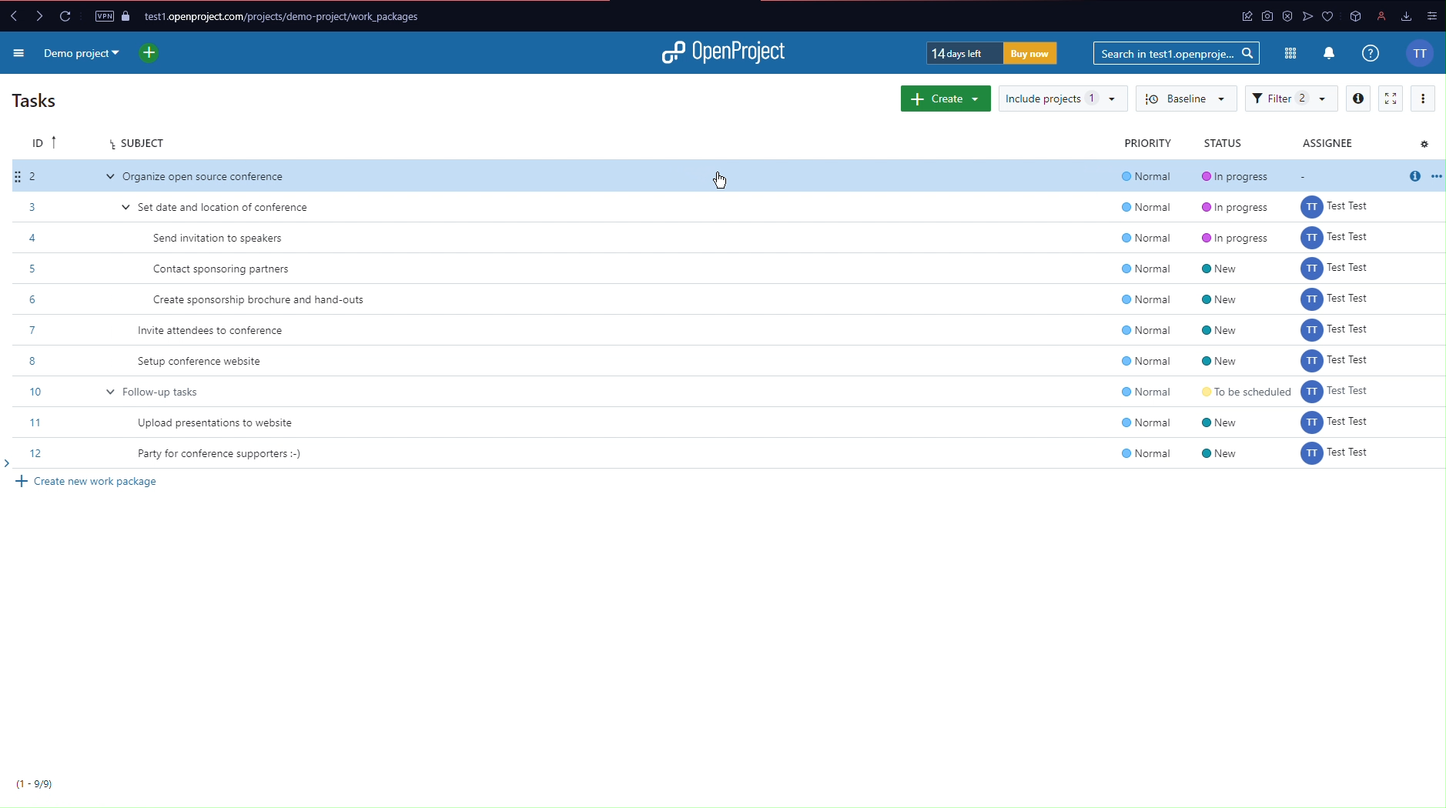 This screenshot has height=808, width=1446. What do you see at coordinates (1292, 98) in the screenshot?
I see `Filter` at bounding box center [1292, 98].